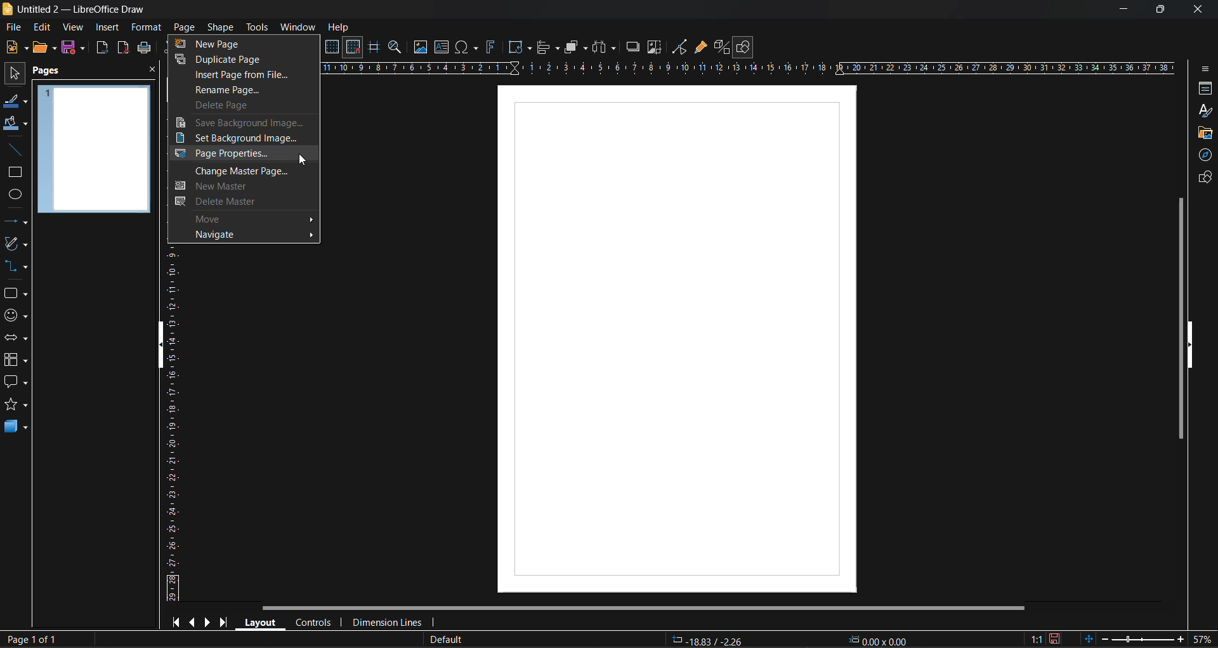 This screenshot has width=1218, height=648. I want to click on crop image, so click(654, 49).